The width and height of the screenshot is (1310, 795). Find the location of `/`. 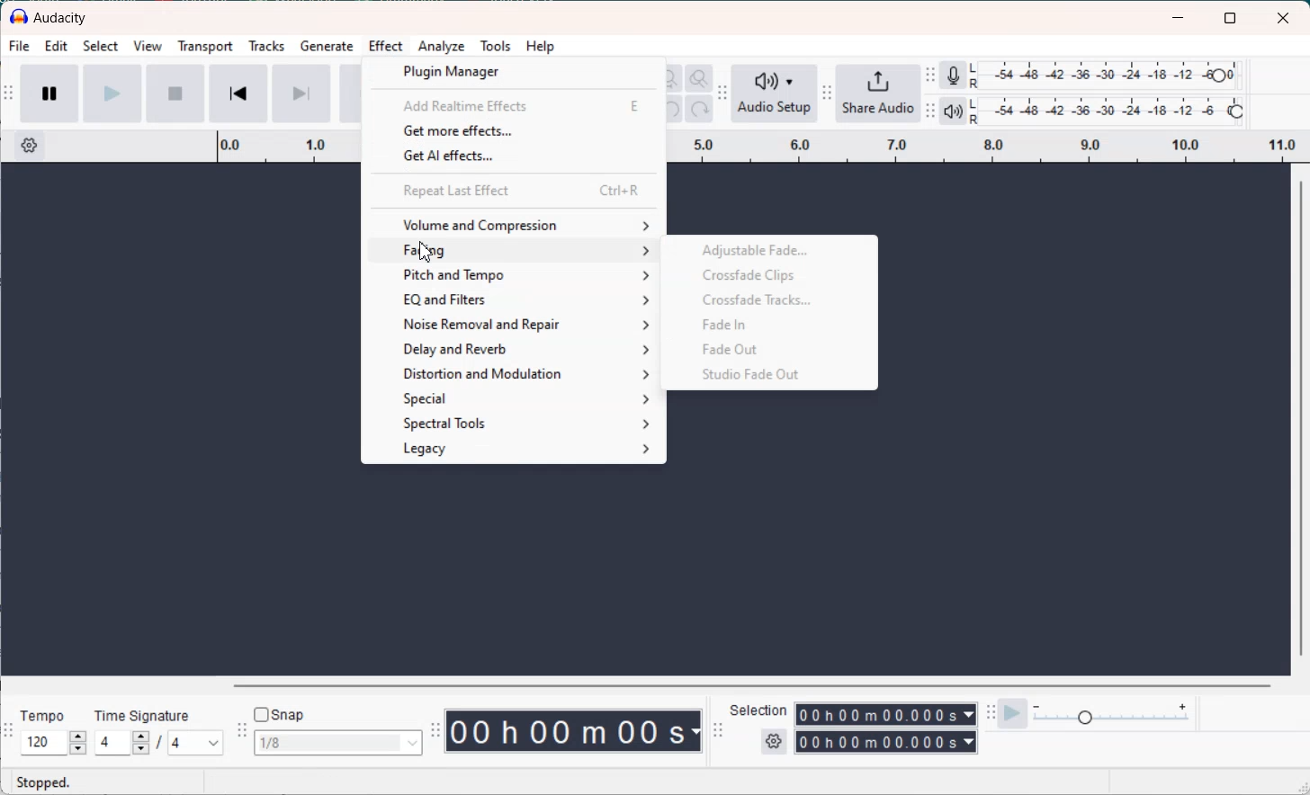

/ is located at coordinates (162, 745).